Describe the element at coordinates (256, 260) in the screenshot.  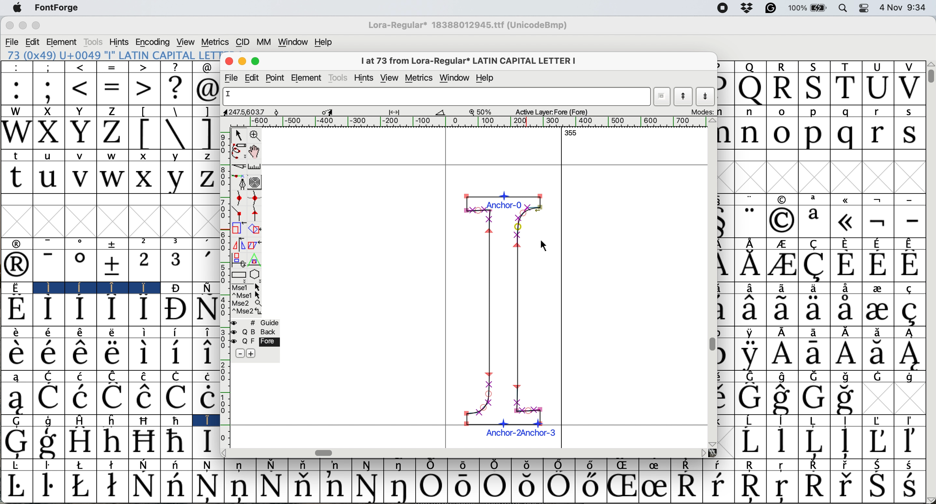
I see `perform a perspective transformation on the selection` at that location.